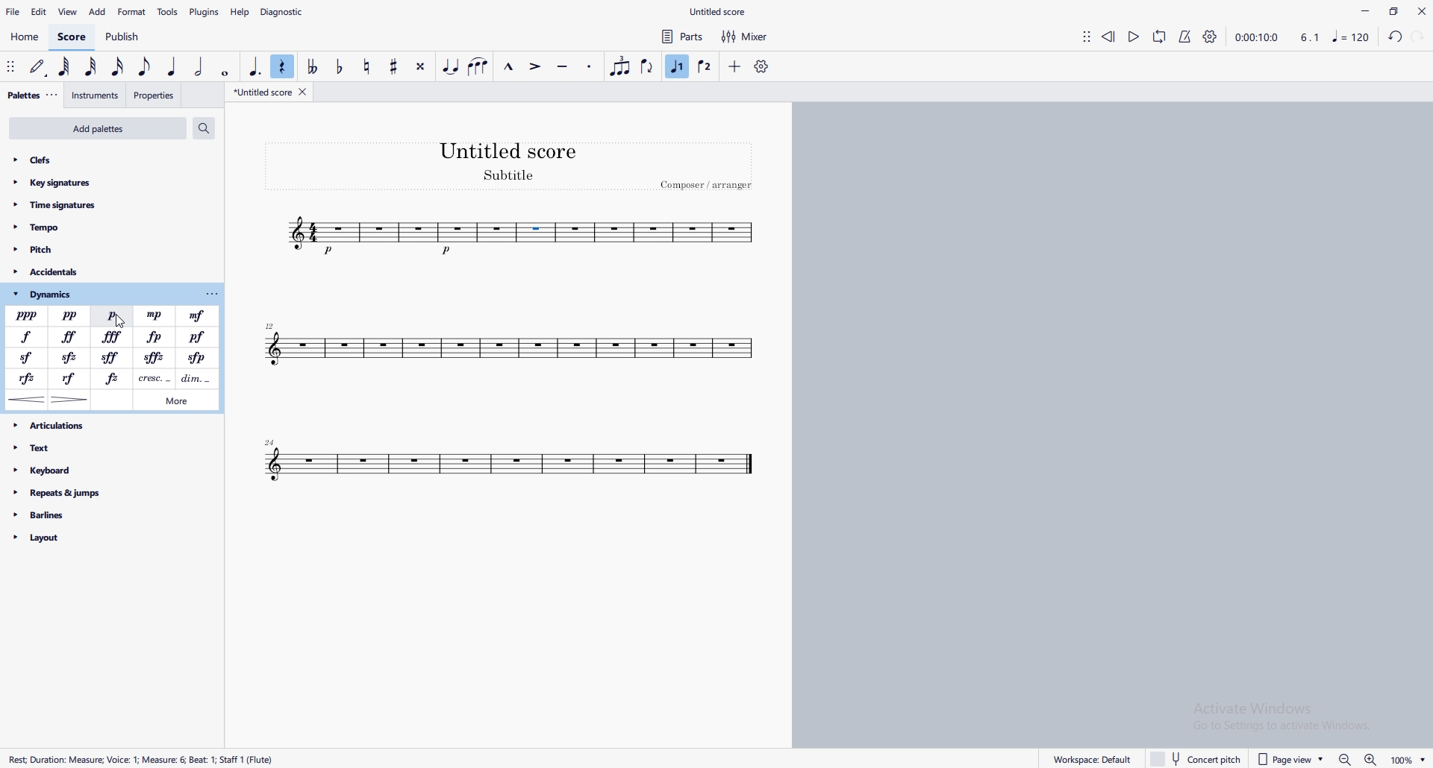  What do you see at coordinates (97, 205) in the screenshot?
I see `time signatures` at bounding box center [97, 205].